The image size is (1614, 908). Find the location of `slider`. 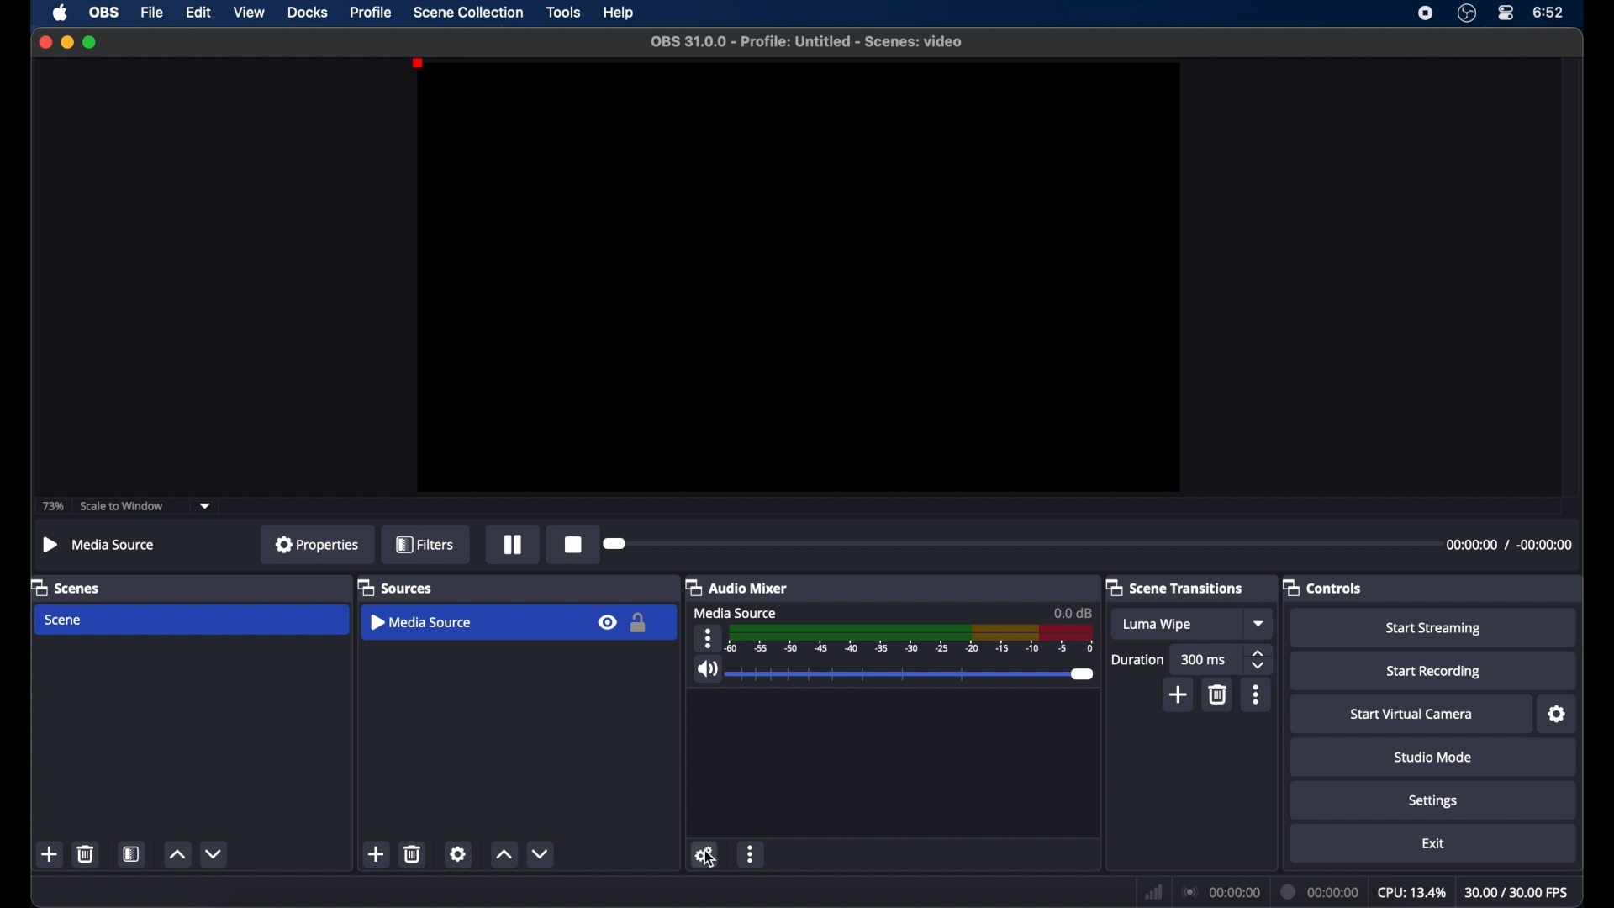

slider is located at coordinates (615, 543).